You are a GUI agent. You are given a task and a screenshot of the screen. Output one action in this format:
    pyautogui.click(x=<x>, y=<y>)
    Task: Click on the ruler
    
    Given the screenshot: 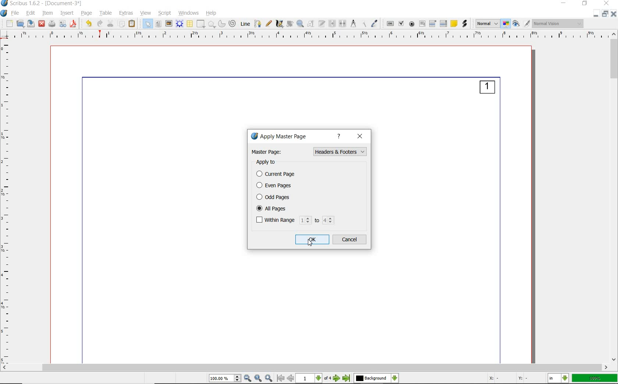 What is the action you would take?
    pyautogui.click(x=9, y=202)
    